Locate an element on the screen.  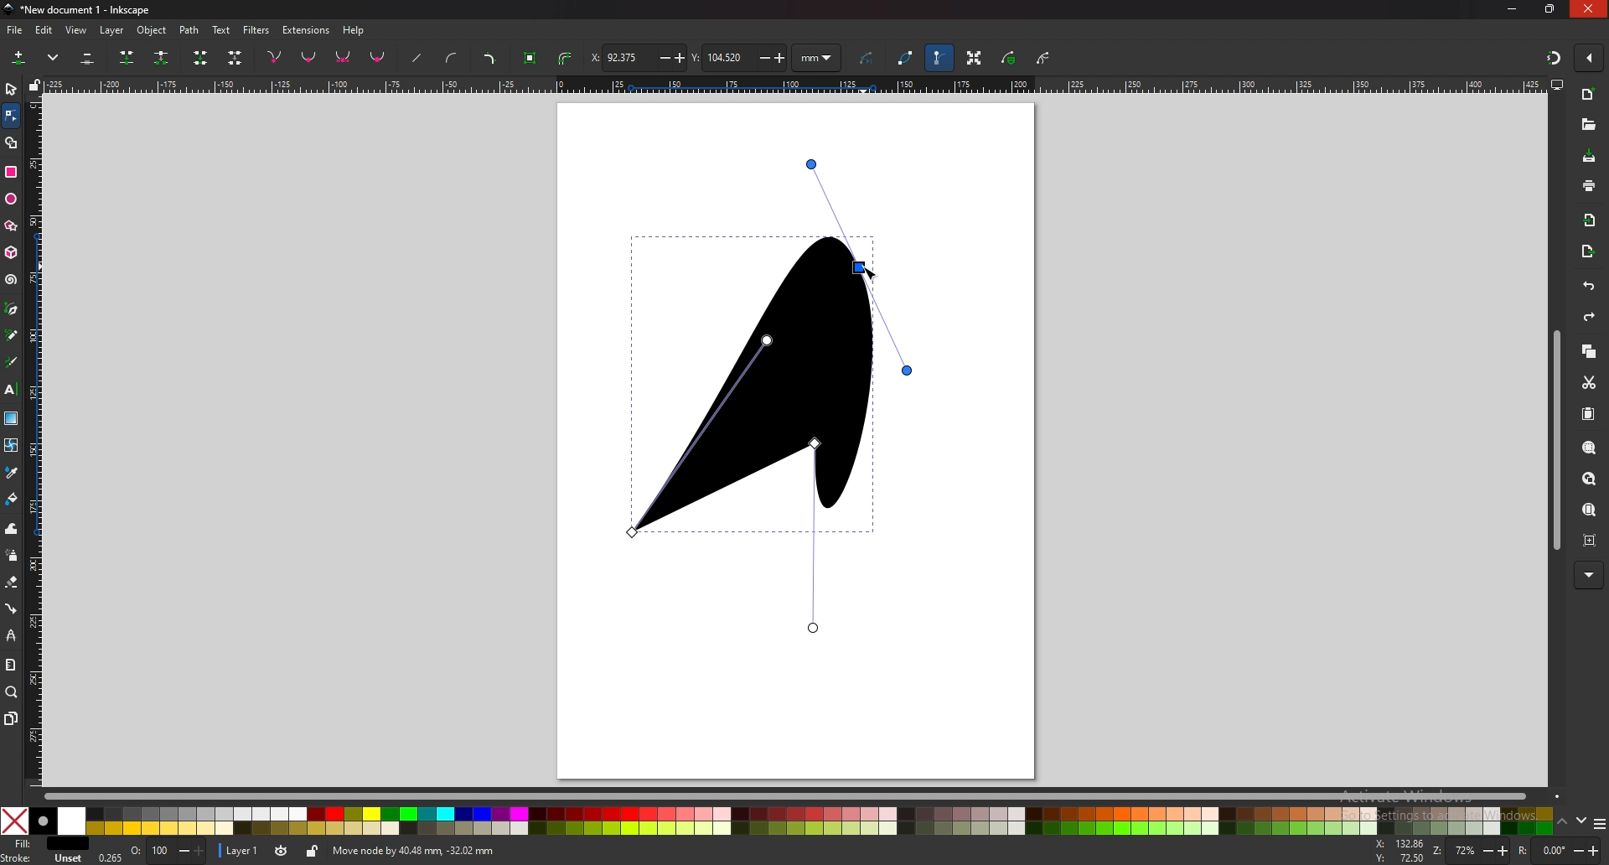
help is located at coordinates (354, 31).